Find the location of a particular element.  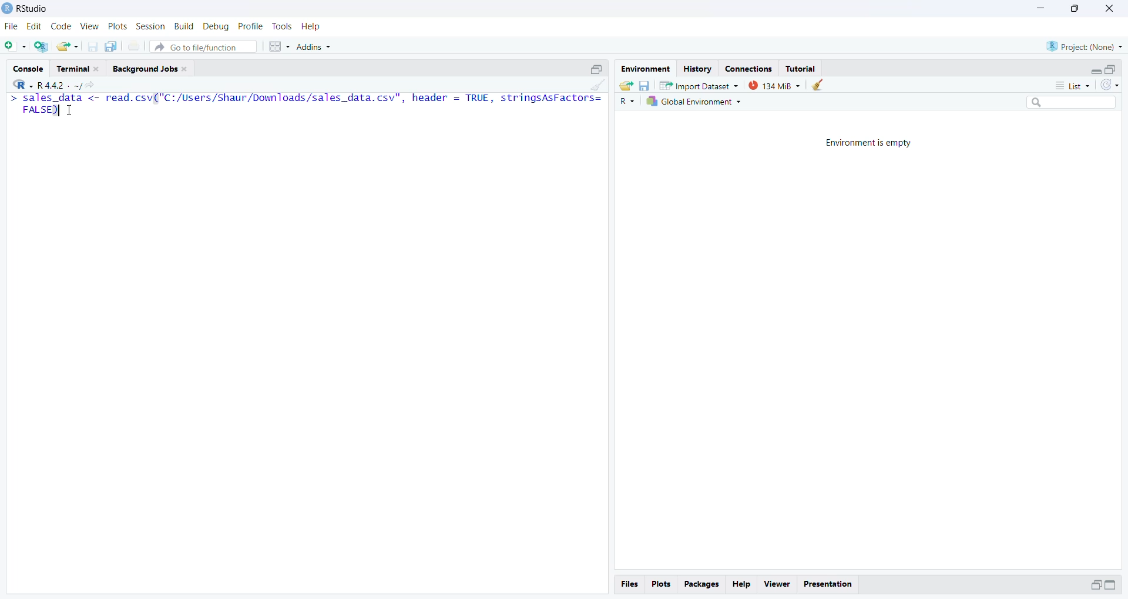

Search is located at coordinates (1070, 103).